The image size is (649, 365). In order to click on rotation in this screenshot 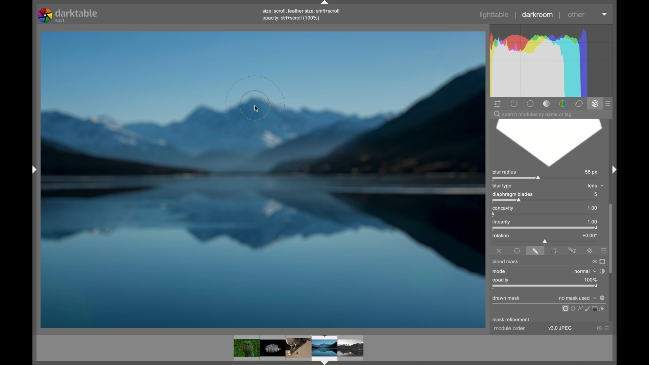, I will do `click(501, 236)`.